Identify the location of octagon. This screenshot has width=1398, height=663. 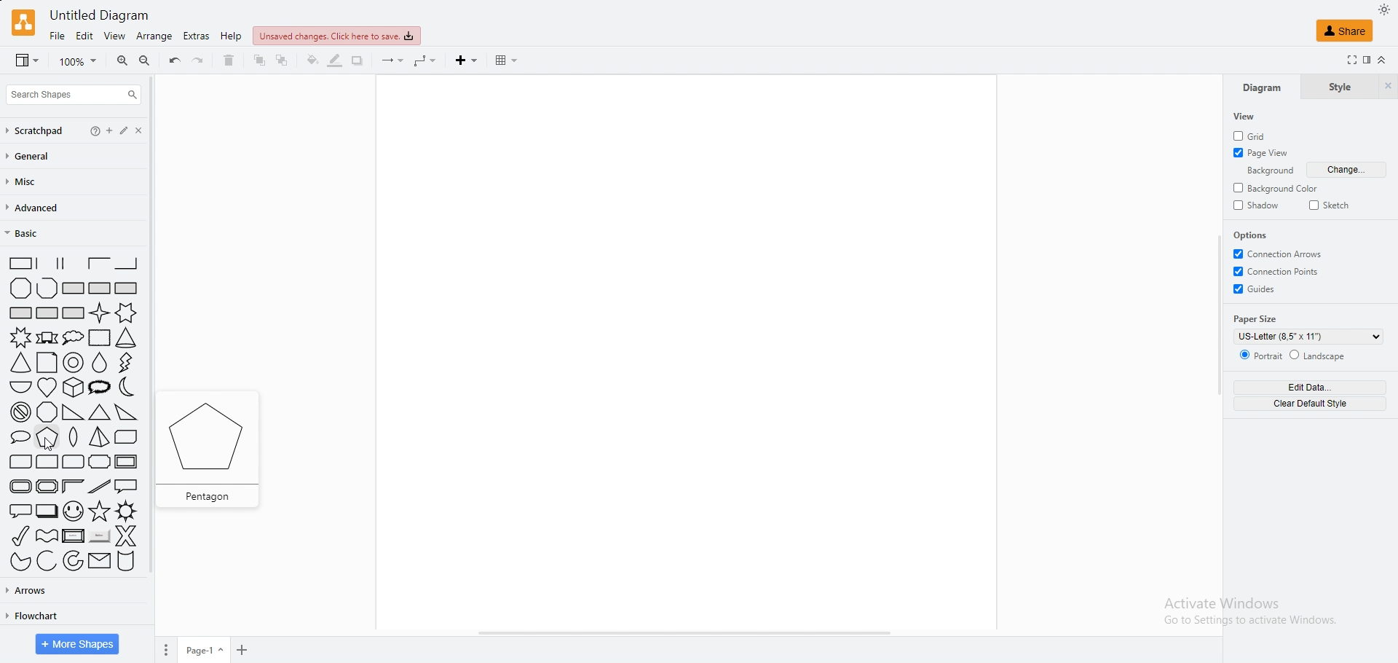
(47, 412).